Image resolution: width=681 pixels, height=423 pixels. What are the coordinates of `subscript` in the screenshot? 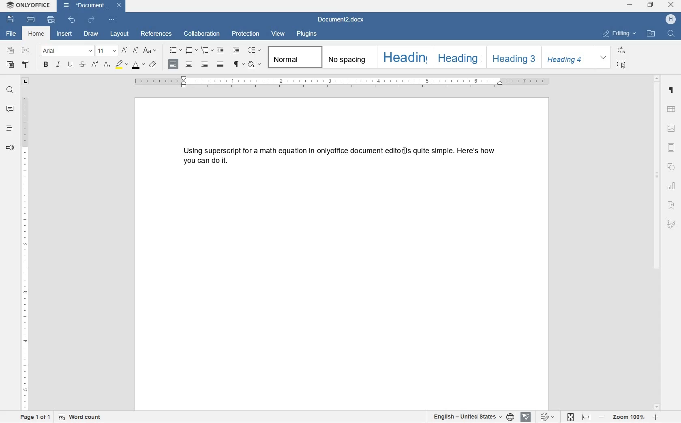 It's located at (107, 65).